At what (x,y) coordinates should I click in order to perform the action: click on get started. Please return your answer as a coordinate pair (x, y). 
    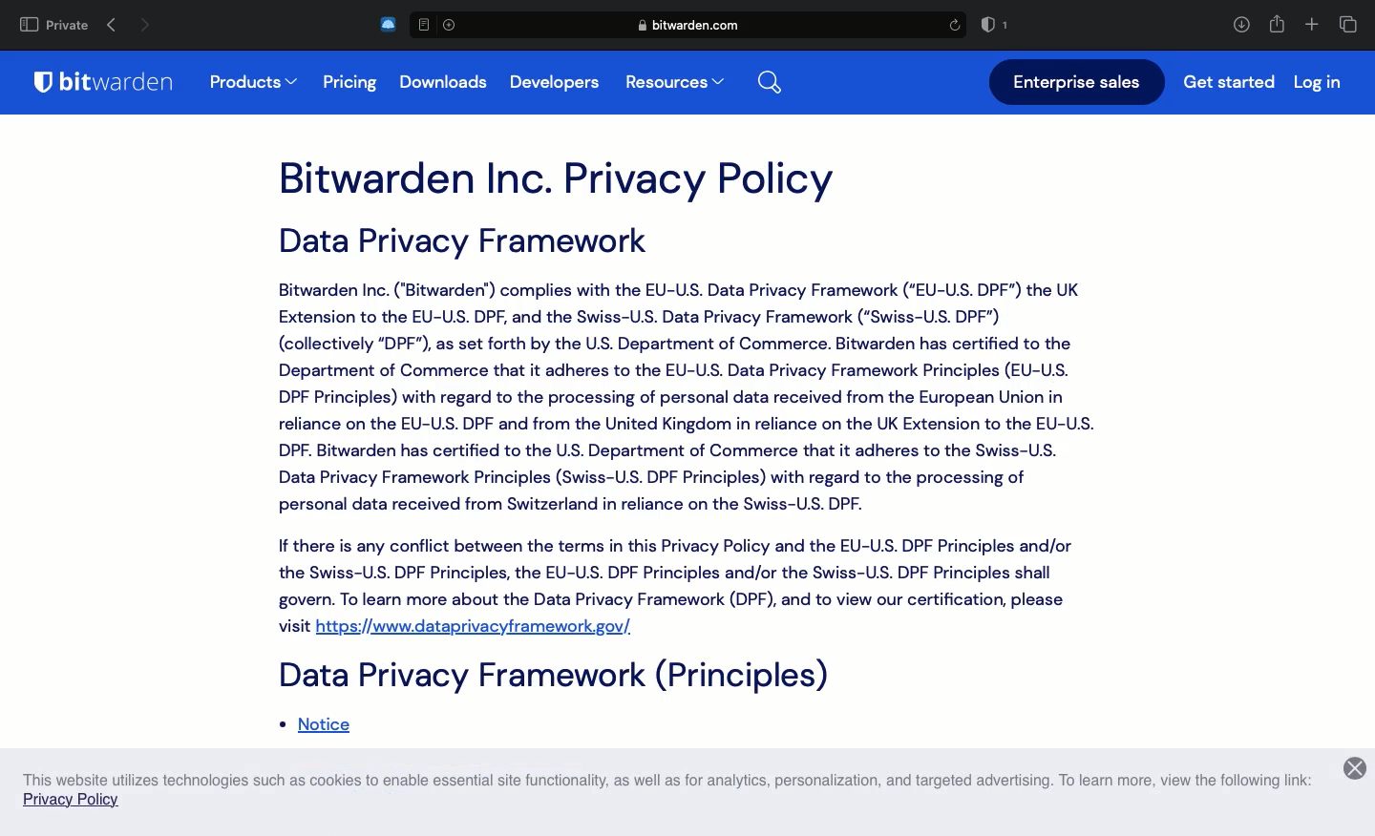
    Looking at the image, I should click on (1229, 84).